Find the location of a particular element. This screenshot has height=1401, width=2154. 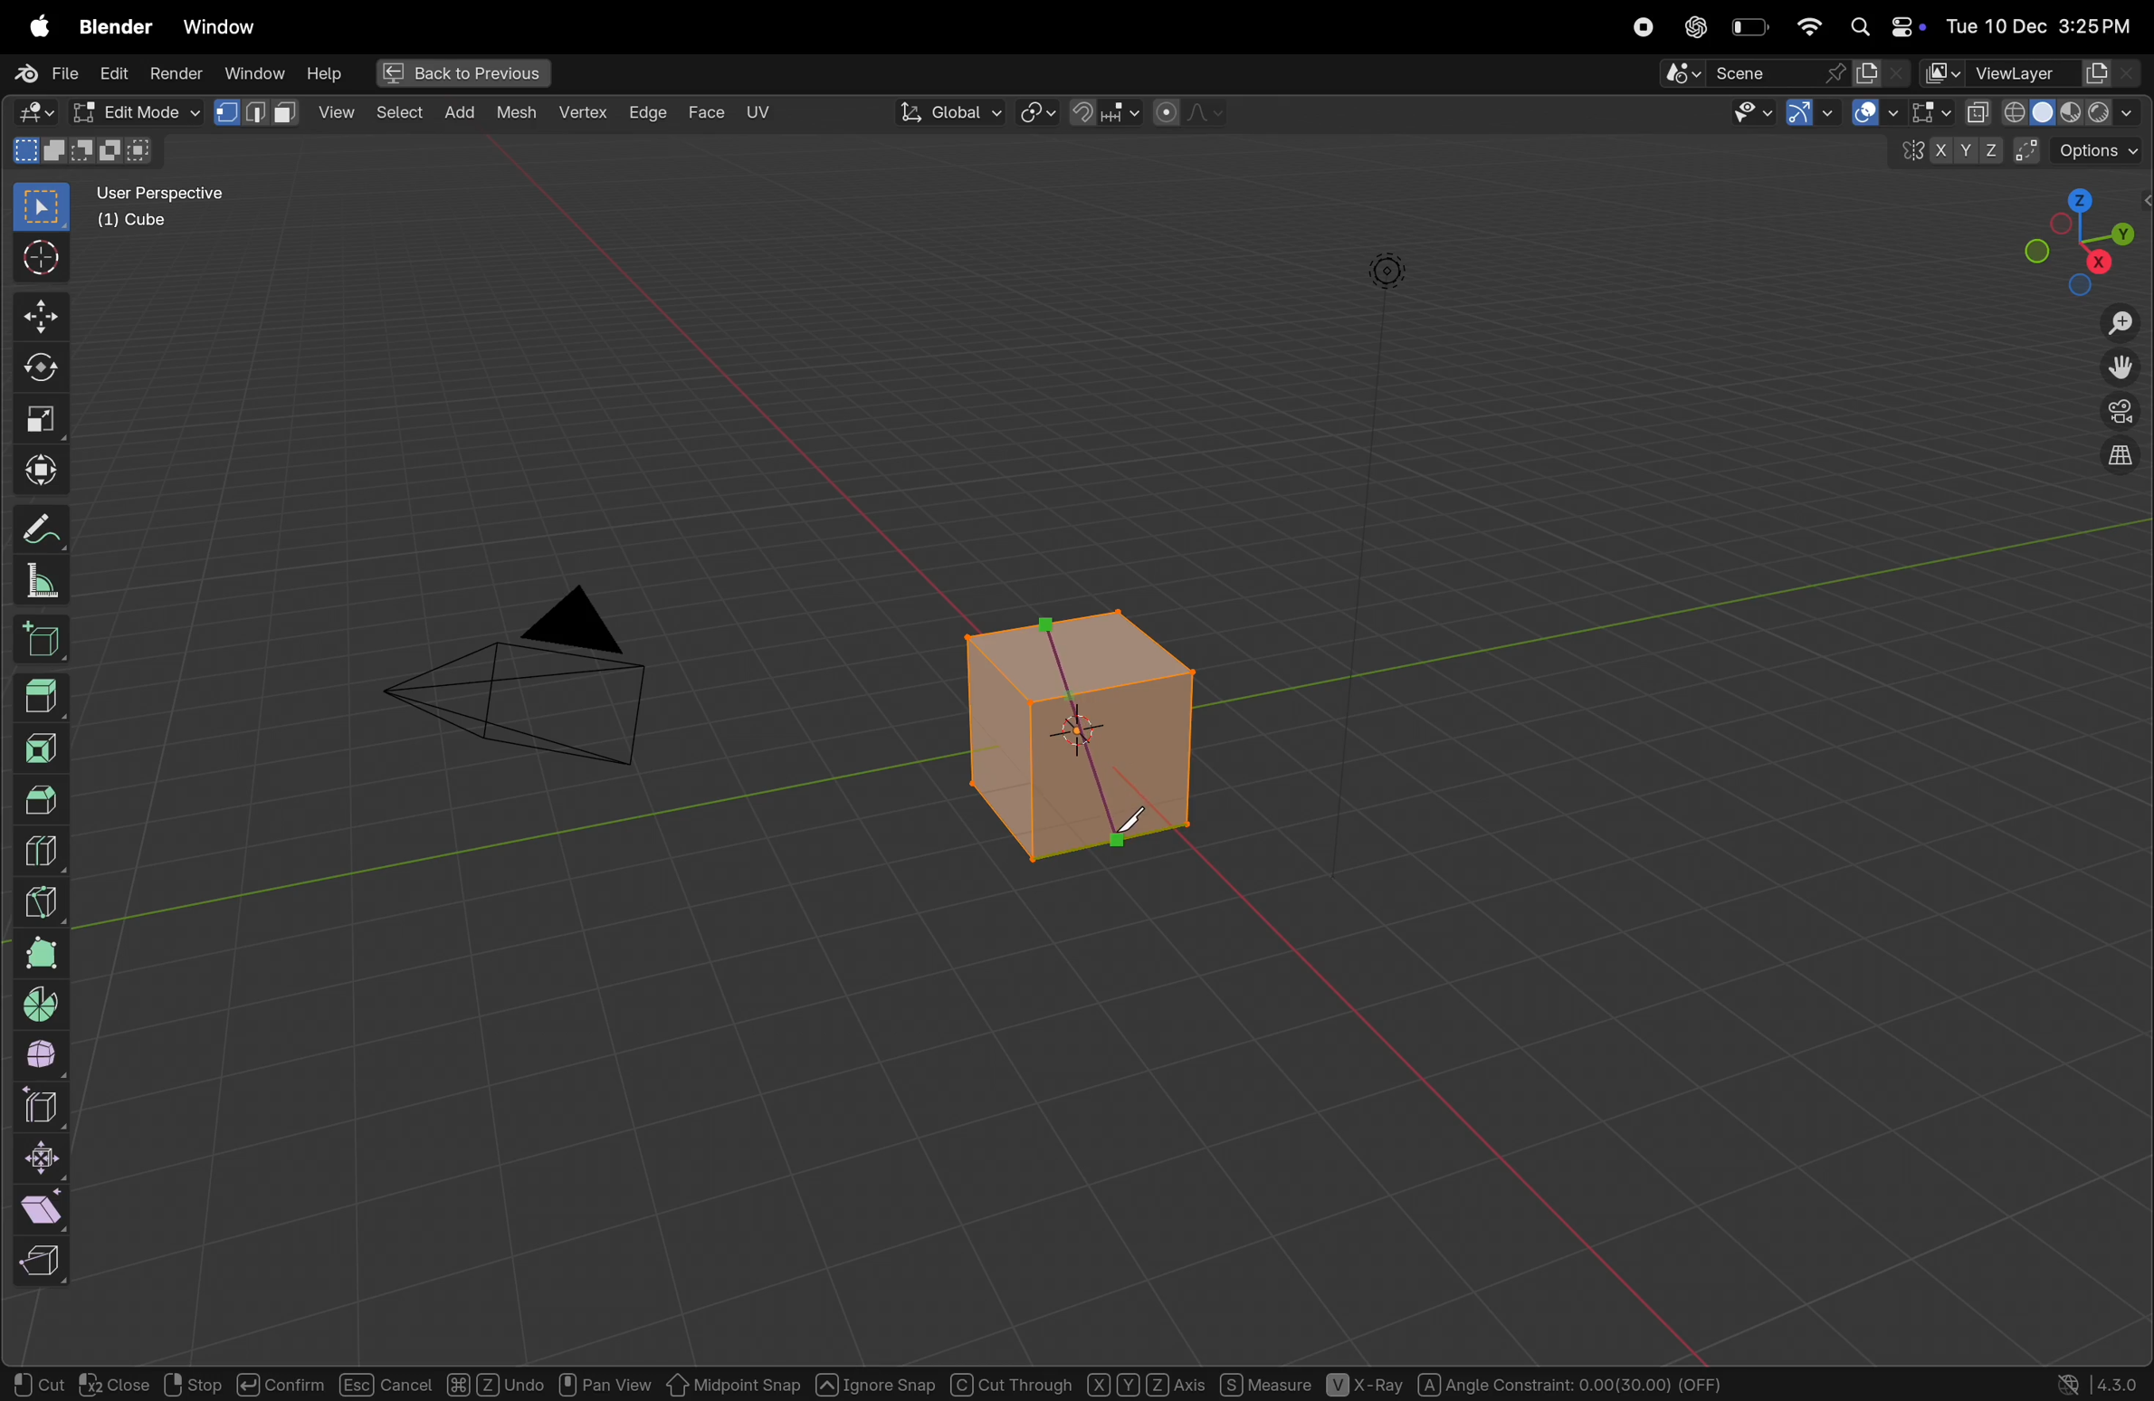

show overlays is located at coordinates (1923, 112).